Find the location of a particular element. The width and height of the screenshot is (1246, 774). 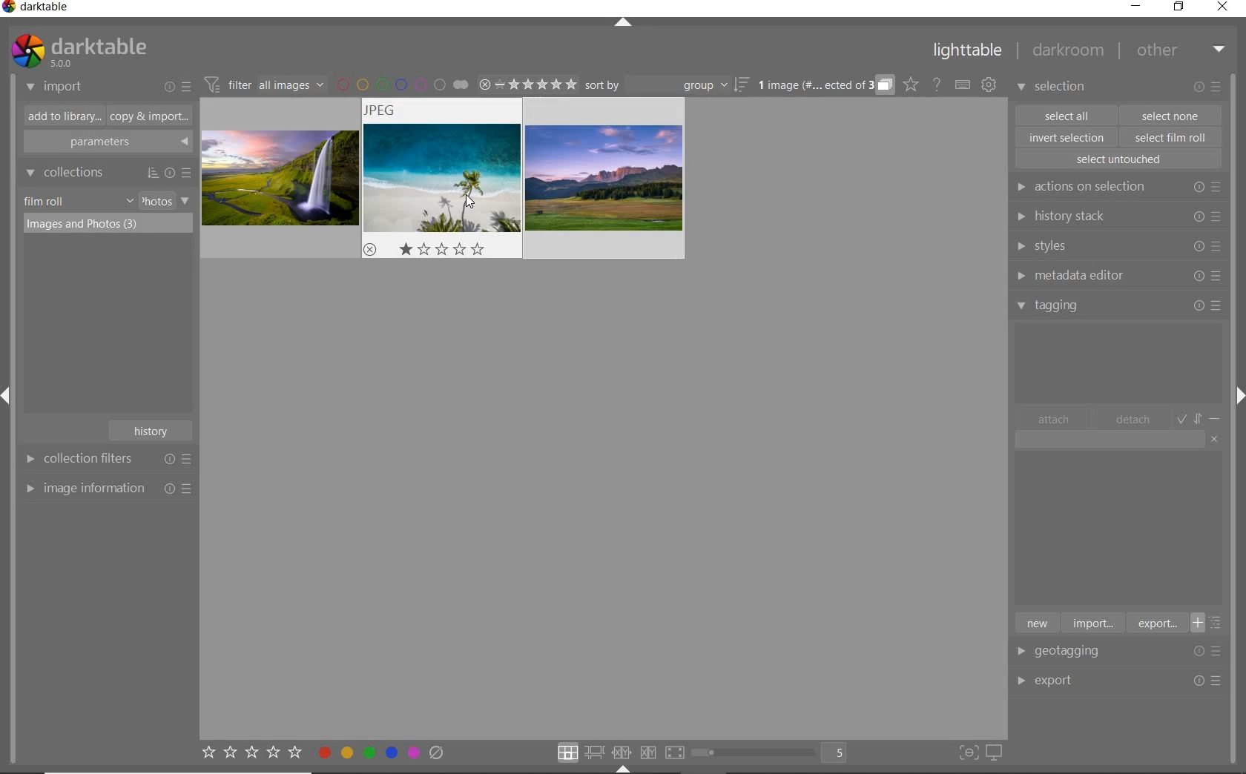

import is located at coordinates (55, 87).